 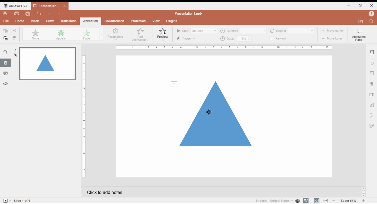 What do you see at coordinates (372, 126) in the screenshot?
I see `` at bounding box center [372, 126].